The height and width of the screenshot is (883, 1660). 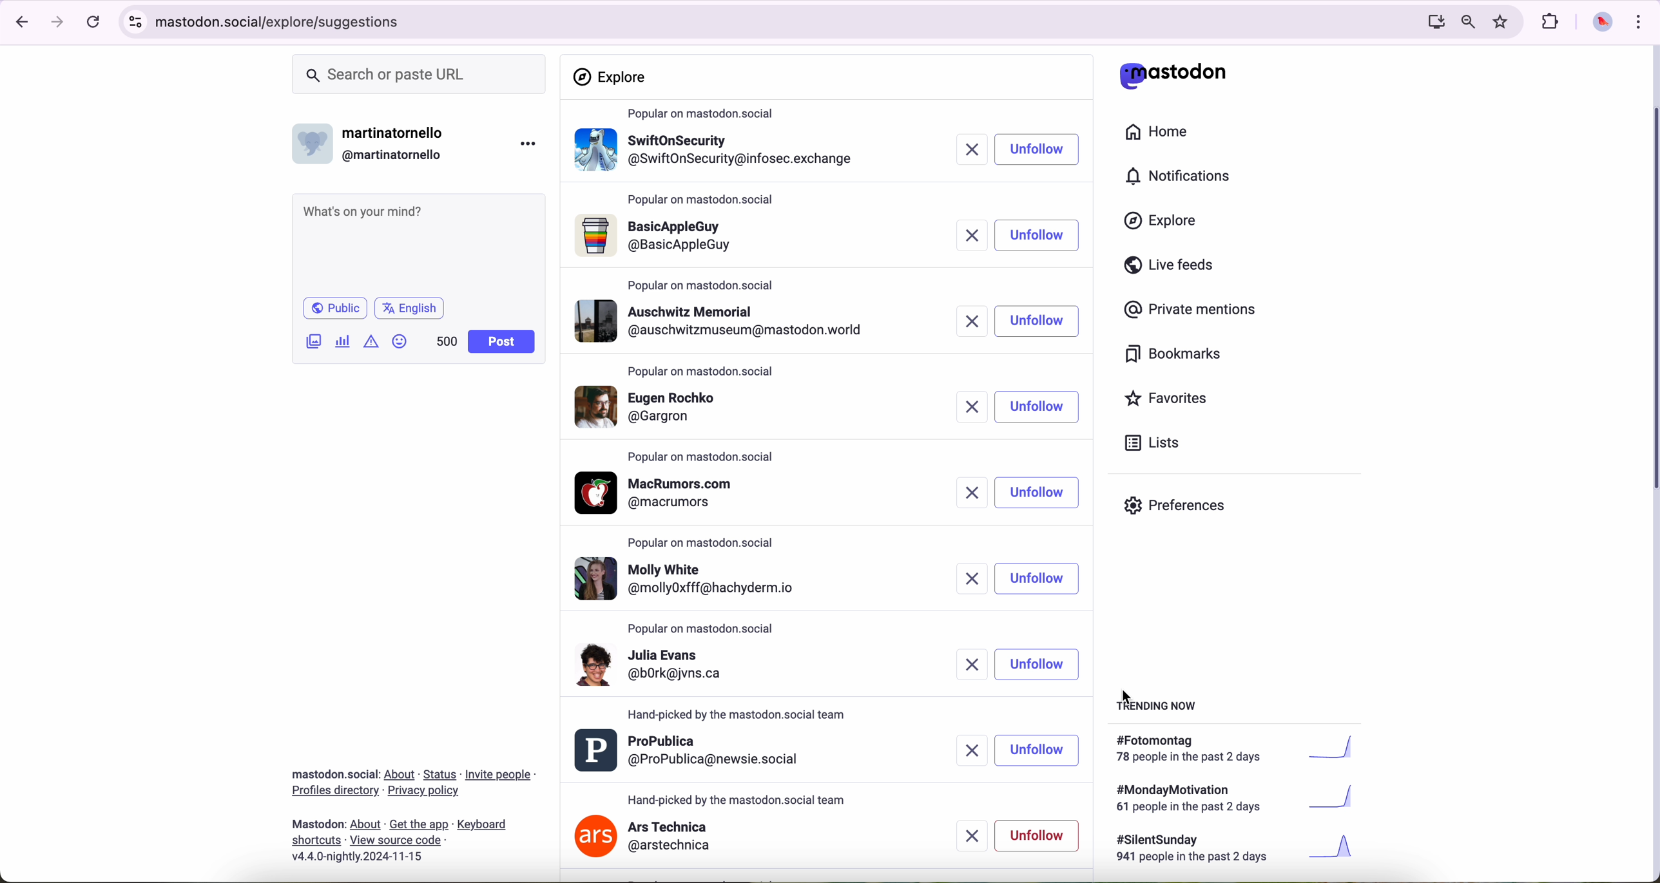 I want to click on unfollow, so click(x=1039, y=749).